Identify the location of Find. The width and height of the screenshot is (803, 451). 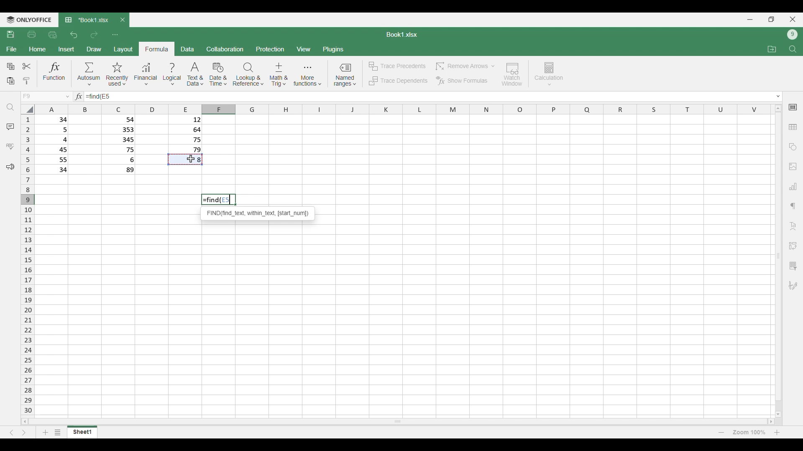
(10, 107).